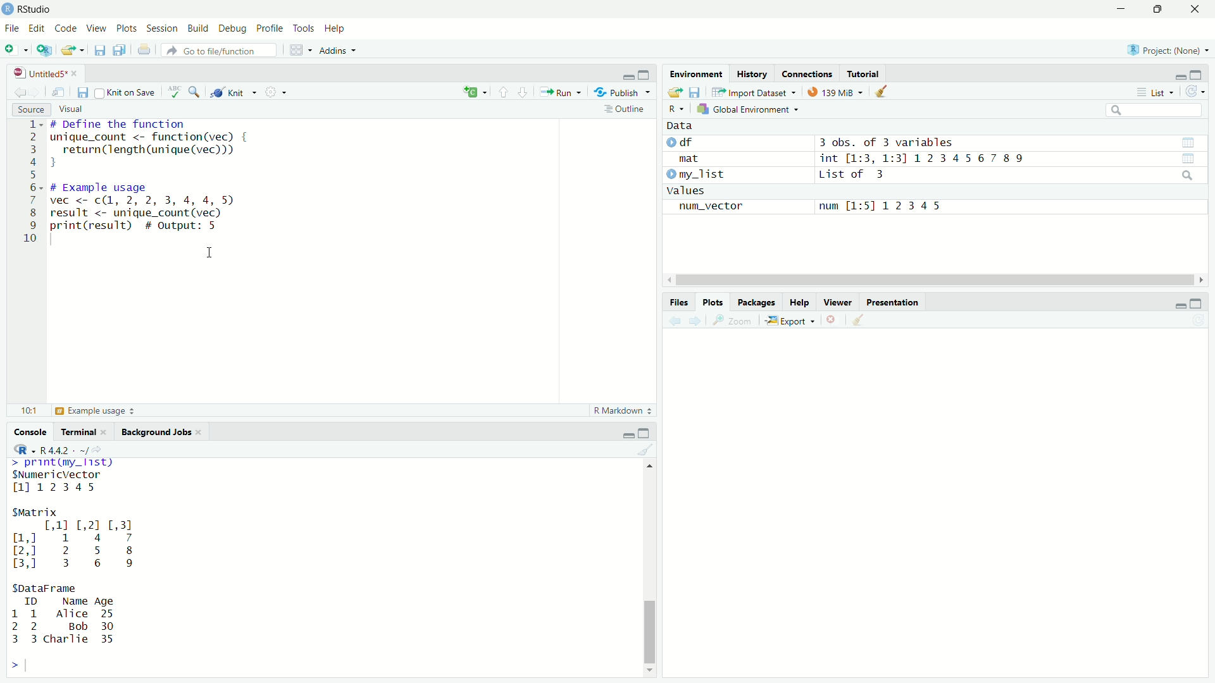  I want to click on Debug, so click(234, 28).